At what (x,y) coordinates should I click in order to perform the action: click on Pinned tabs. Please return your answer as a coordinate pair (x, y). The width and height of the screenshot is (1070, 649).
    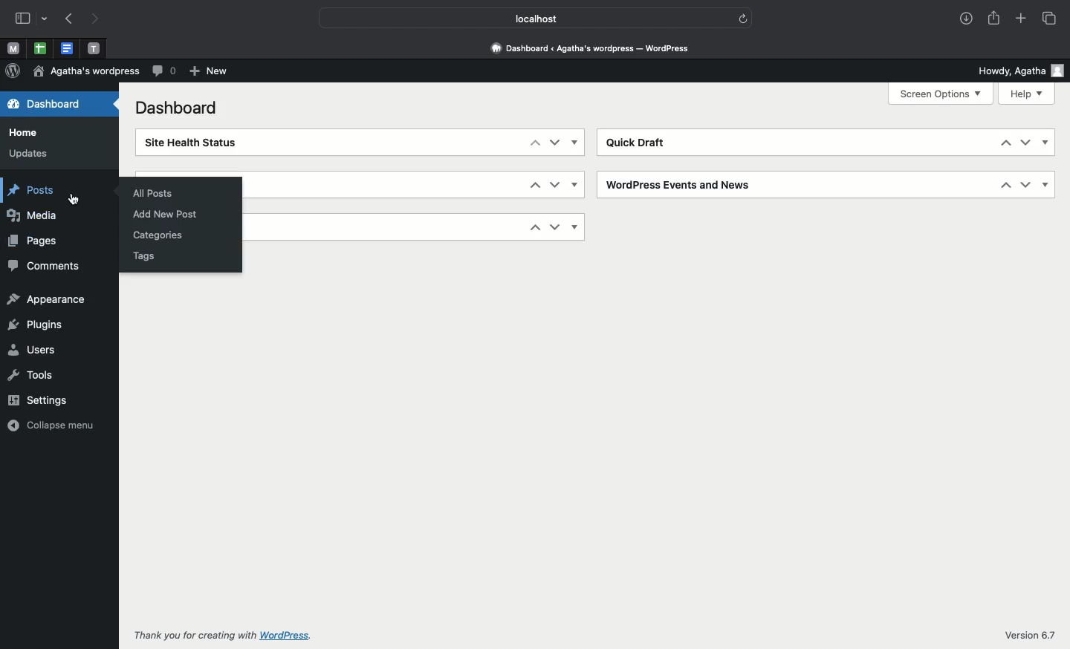
    Looking at the image, I should click on (39, 48).